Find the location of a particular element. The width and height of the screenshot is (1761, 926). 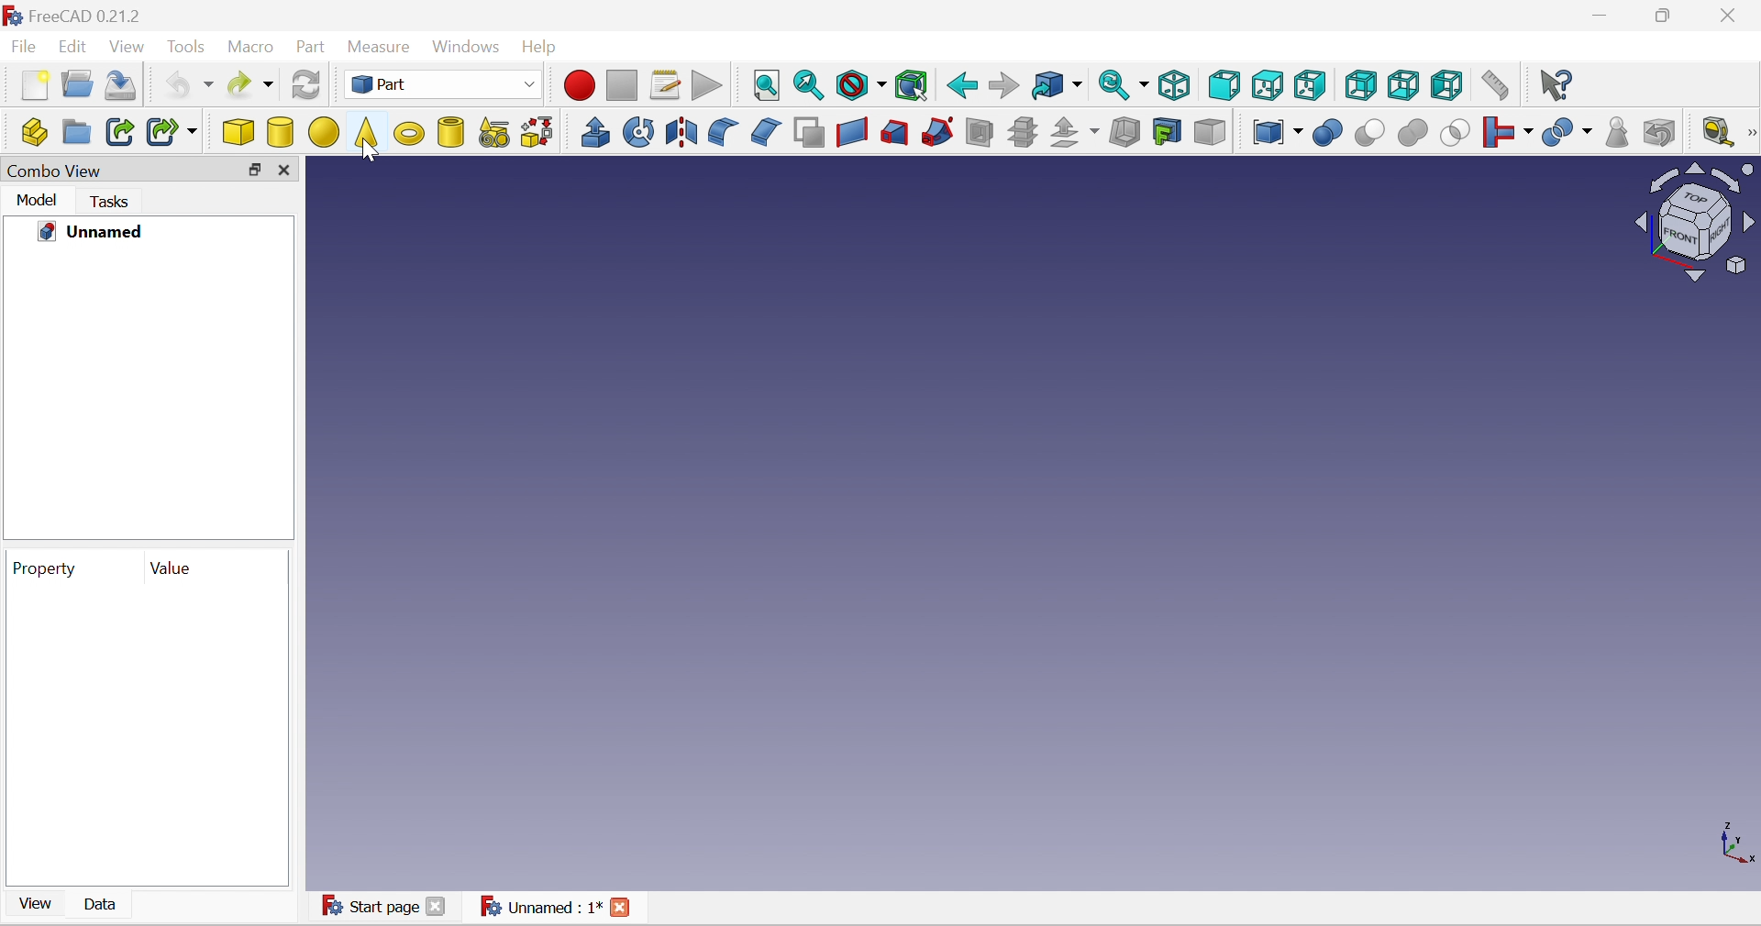

preview is located at coordinates (146, 739).